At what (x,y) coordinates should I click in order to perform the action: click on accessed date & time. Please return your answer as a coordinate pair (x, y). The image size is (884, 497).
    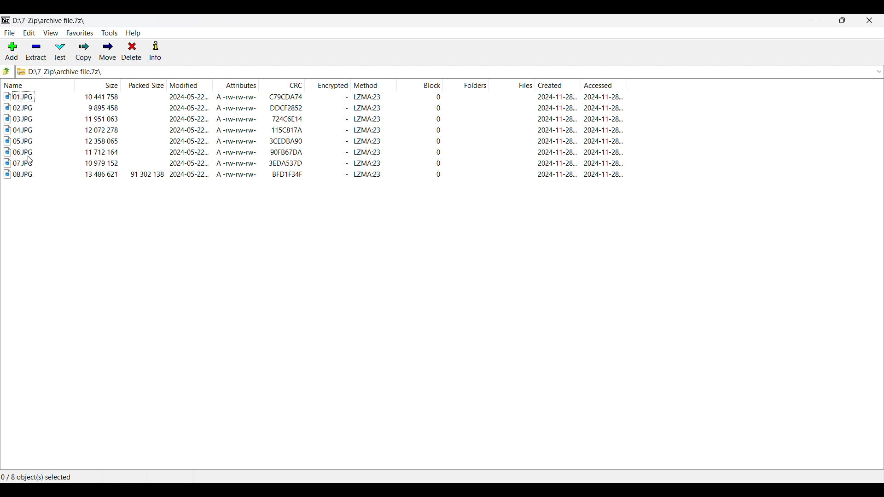
    Looking at the image, I should click on (604, 152).